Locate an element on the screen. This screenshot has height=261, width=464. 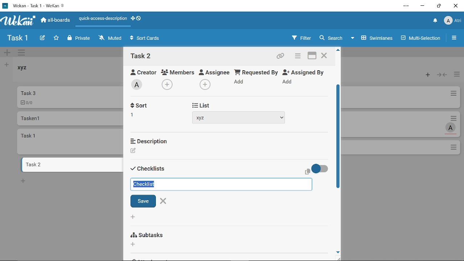
Close is located at coordinates (165, 202).